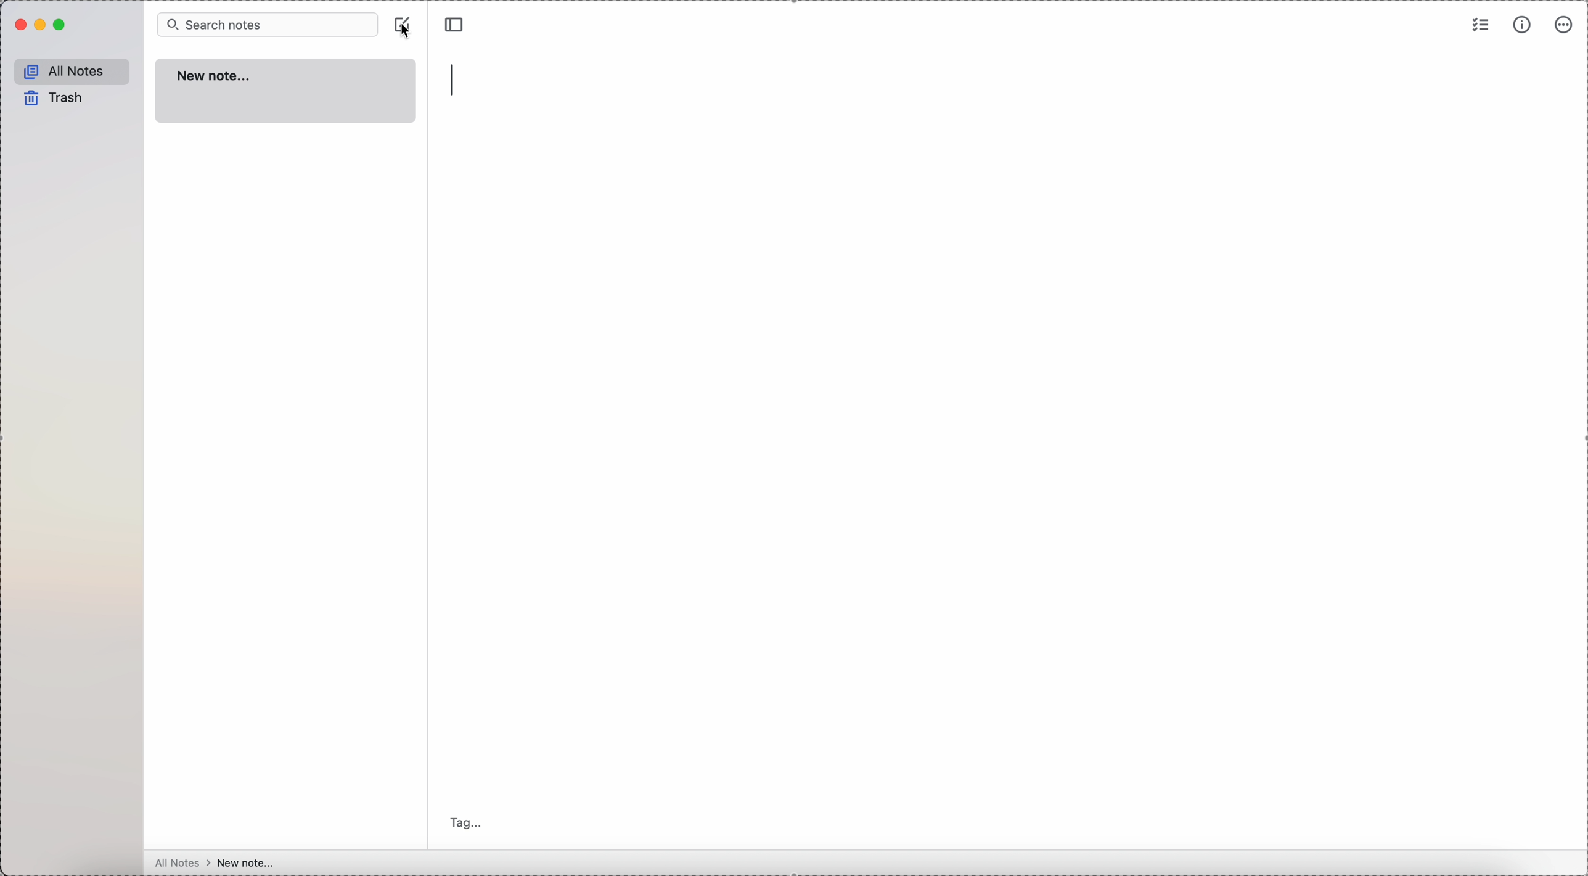 The width and height of the screenshot is (1588, 876). What do you see at coordinates (286, 91) in the screenshot?
I see `new note` at bounding box center [286, 91].